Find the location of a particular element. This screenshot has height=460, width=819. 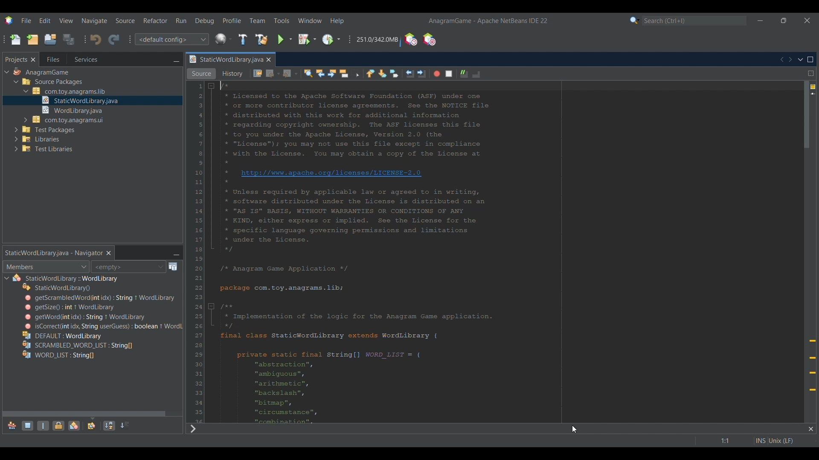

Current tab highlighted is located at coordinates (225, 59).